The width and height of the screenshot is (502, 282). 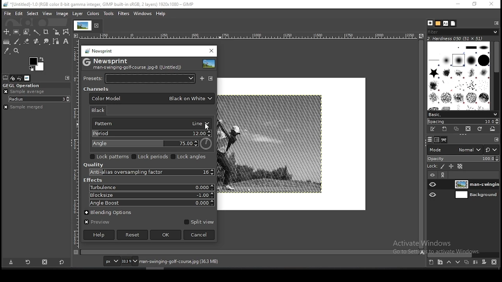 I want to click on layer visibility on/off, so click(x=433, y=195).